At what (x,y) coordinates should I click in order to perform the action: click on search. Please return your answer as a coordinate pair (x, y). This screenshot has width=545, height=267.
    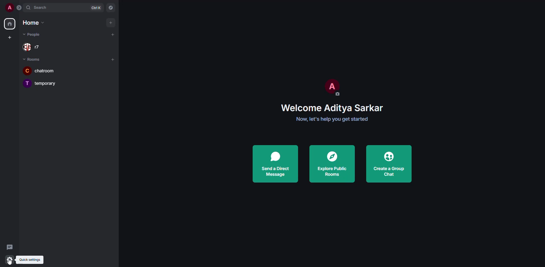
    Looking at the image, I should click on (43, 8).